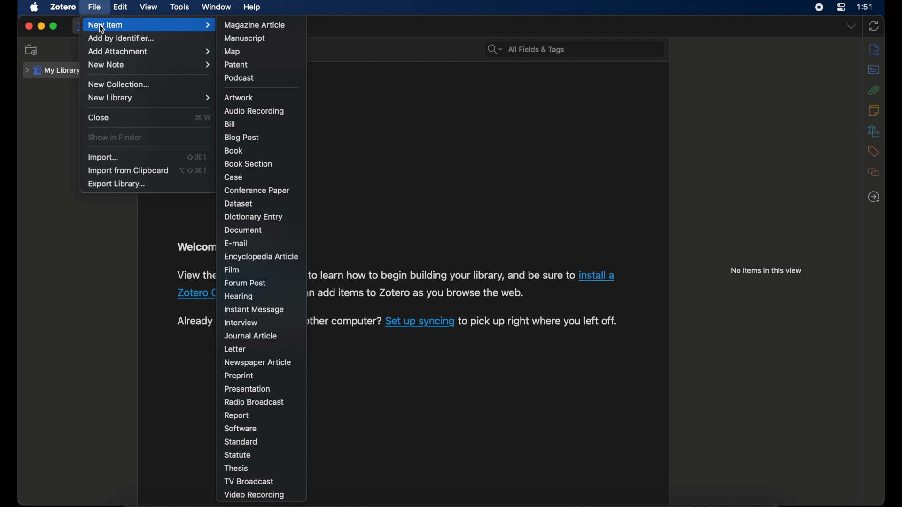 The image size is (902, 507). Describe the element at coordinates (121, 8) in the screenshot. I see `edit` at that location.